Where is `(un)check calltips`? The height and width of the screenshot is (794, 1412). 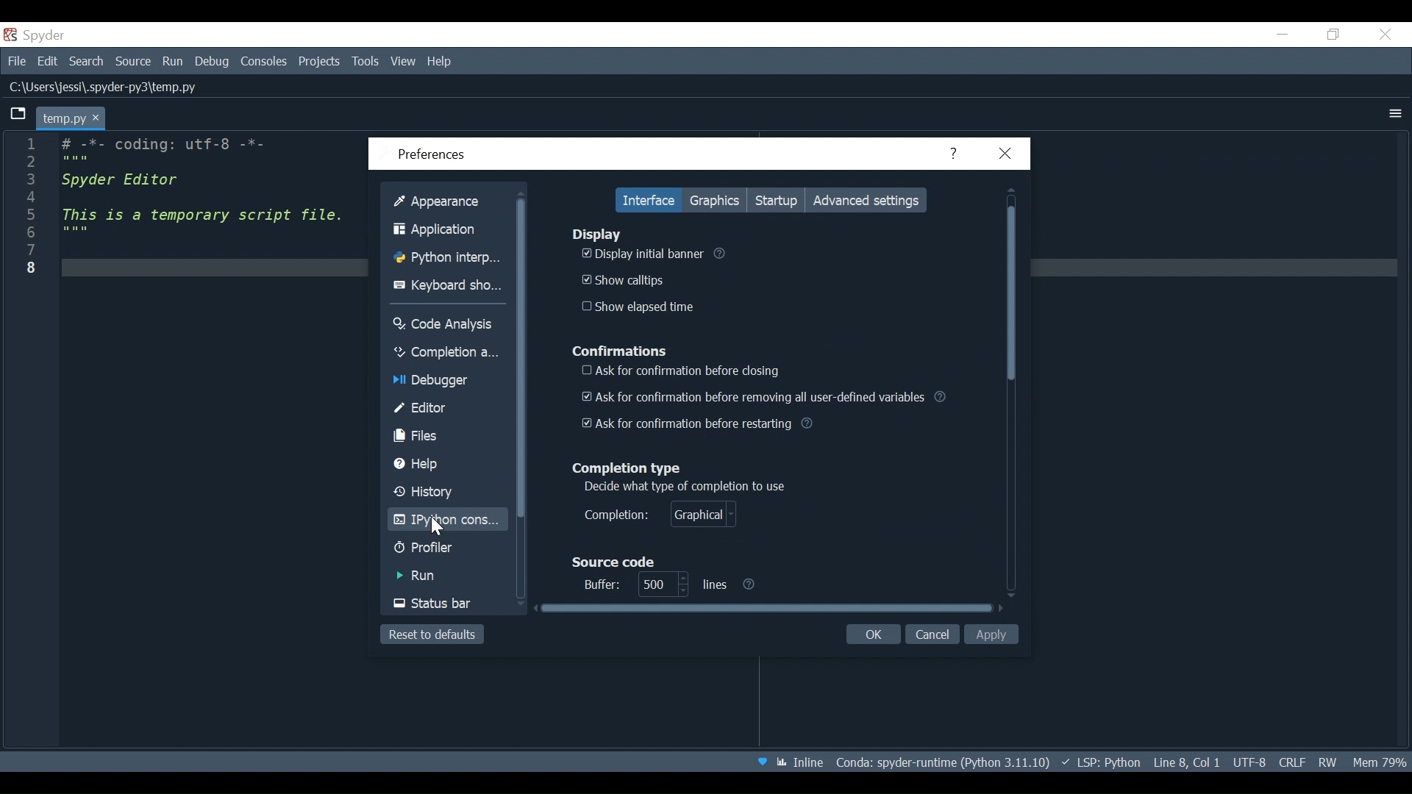
(un)check calltips is located at coordinates (625, 279).